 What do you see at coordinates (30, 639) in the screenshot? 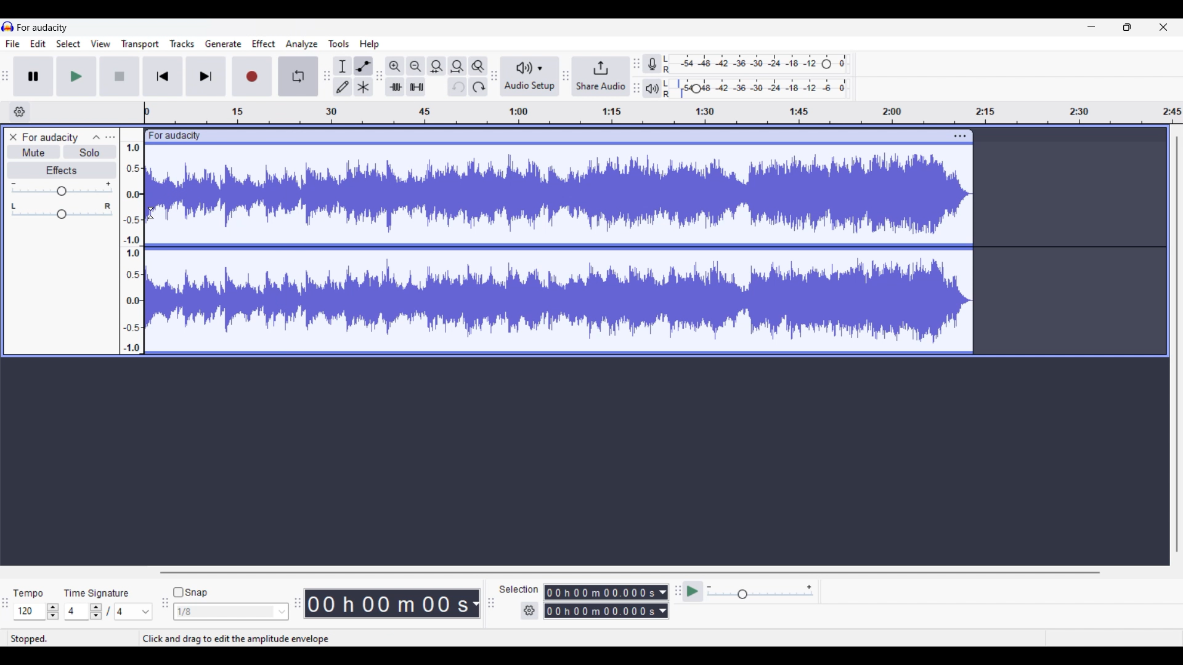
I see `stopped` at bounding box center [30, 639].